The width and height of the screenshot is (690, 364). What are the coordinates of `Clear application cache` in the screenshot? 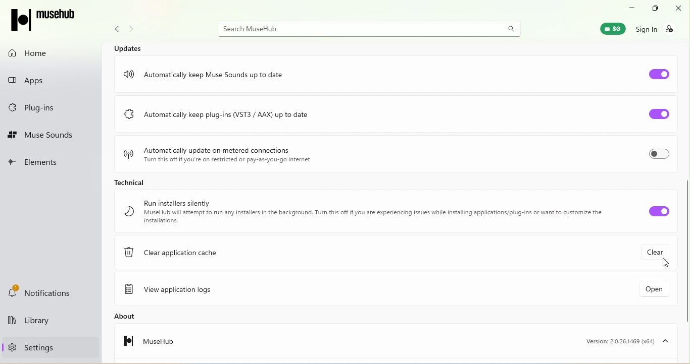 It's located at (178, 255).